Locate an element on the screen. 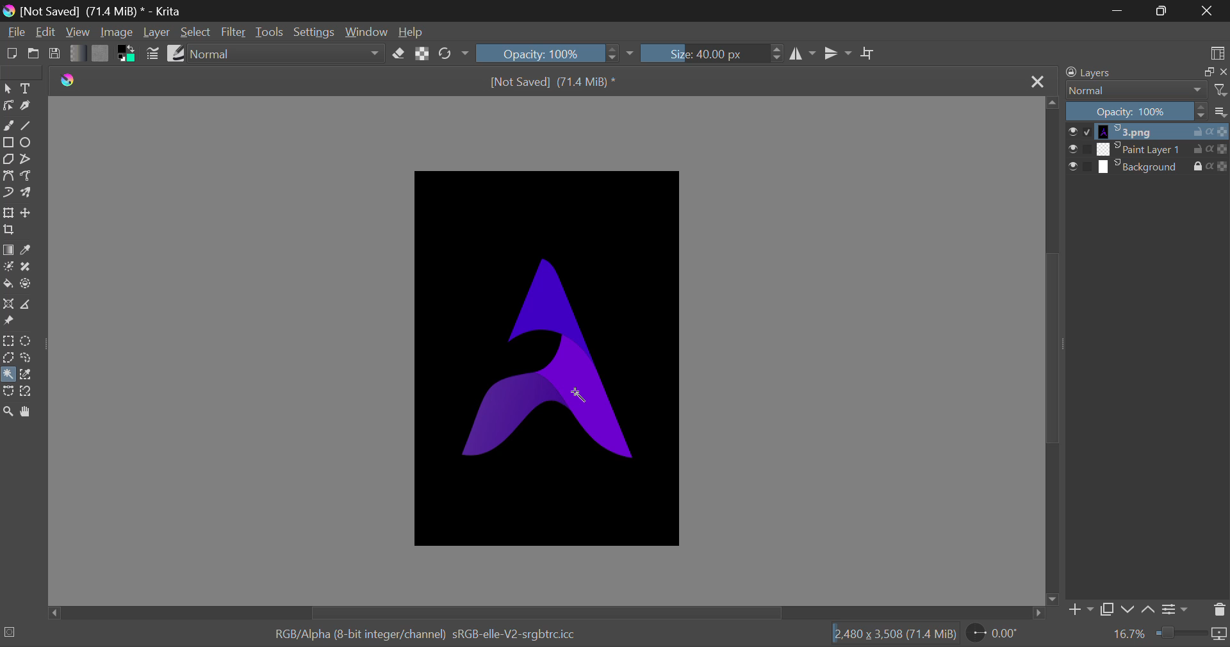 The width and height of the screenshot is (1230, 647). Edit is located at coordinates (47, 32).